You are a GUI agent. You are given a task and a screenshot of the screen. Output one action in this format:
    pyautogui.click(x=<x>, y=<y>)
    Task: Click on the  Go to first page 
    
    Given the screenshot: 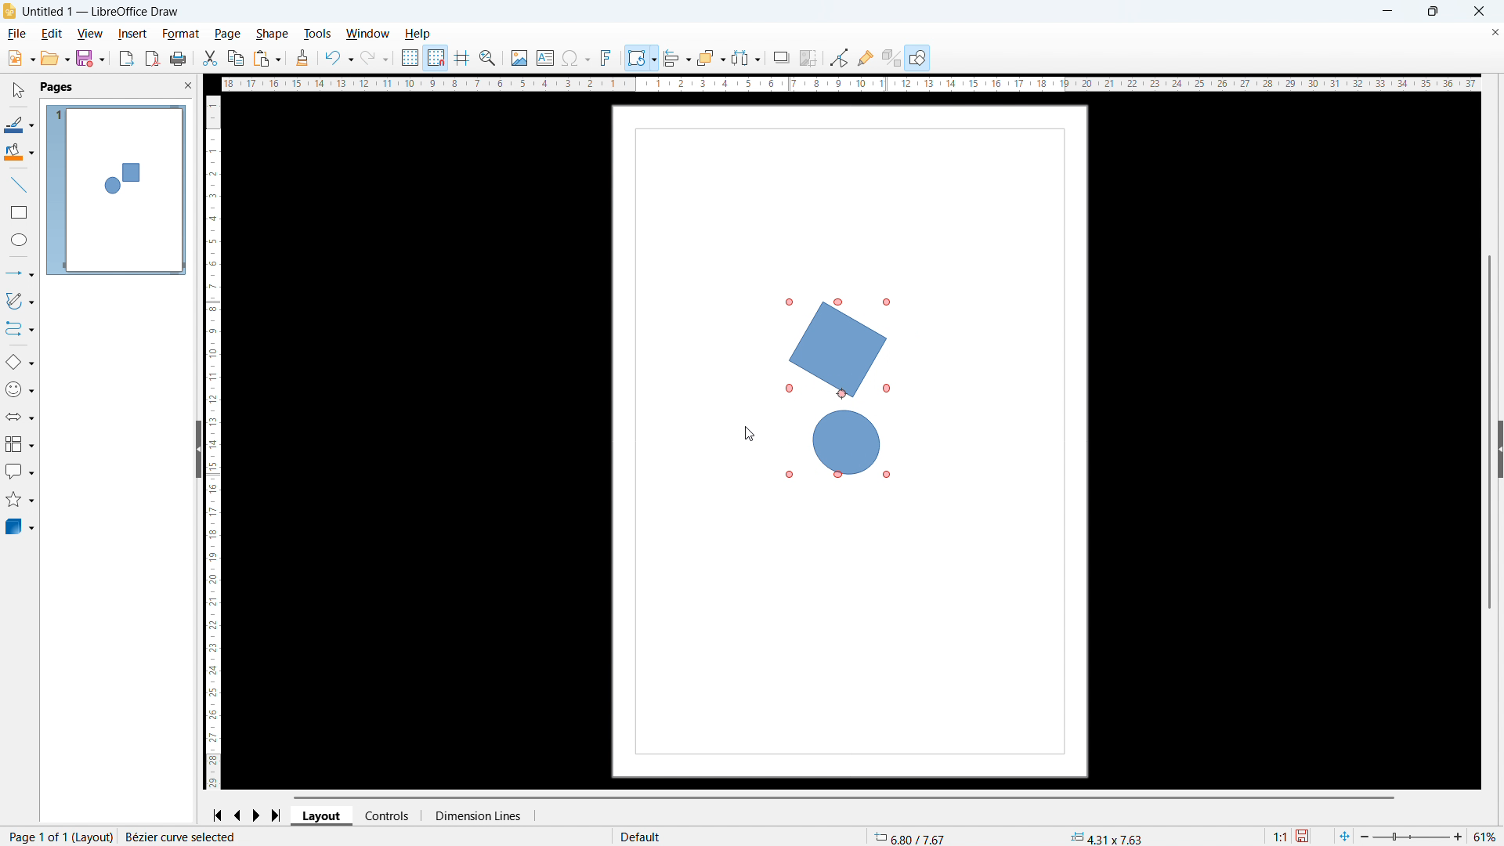 What is the action you would take?
    pyautogui.click(x=219, y=816)
    